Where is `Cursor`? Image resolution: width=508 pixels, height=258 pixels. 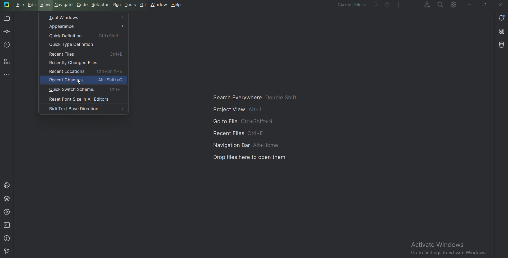 Cursor is located at coordinates (80, 82).